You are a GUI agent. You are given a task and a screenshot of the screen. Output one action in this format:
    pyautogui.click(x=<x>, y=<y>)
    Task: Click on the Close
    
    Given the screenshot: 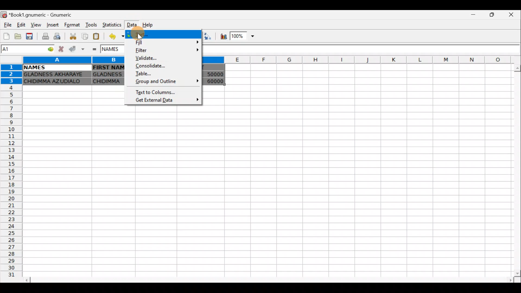 What is the action you would take?
    pyautogui.click(x=513, y=15)
    